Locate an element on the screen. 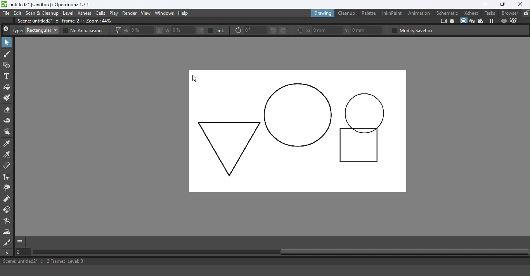  More tools is located at coordinates (8, 253).